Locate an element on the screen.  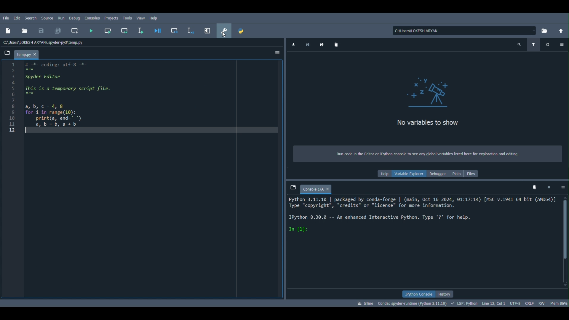
Code block is located at coordinates (141, 180).